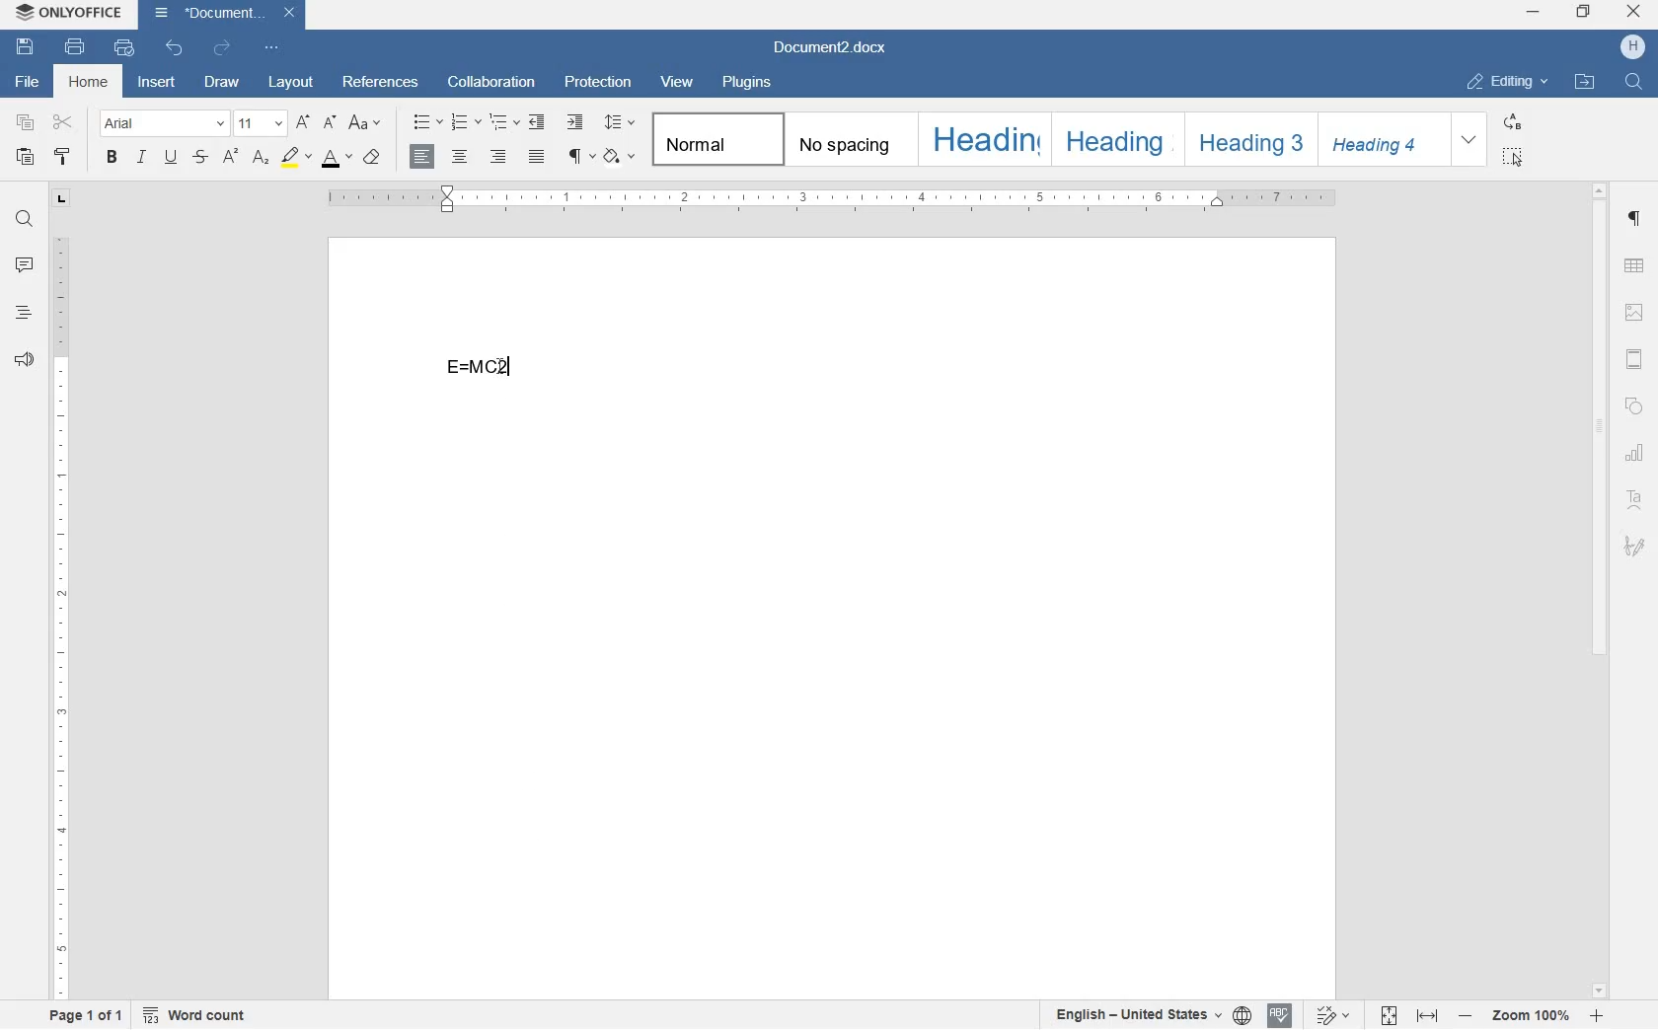 This screenshot has width=1658, height=1030. What do you see at coordinates (230, 155) in the screenshot?
I see `superscript` at bounding box center [230, 155].